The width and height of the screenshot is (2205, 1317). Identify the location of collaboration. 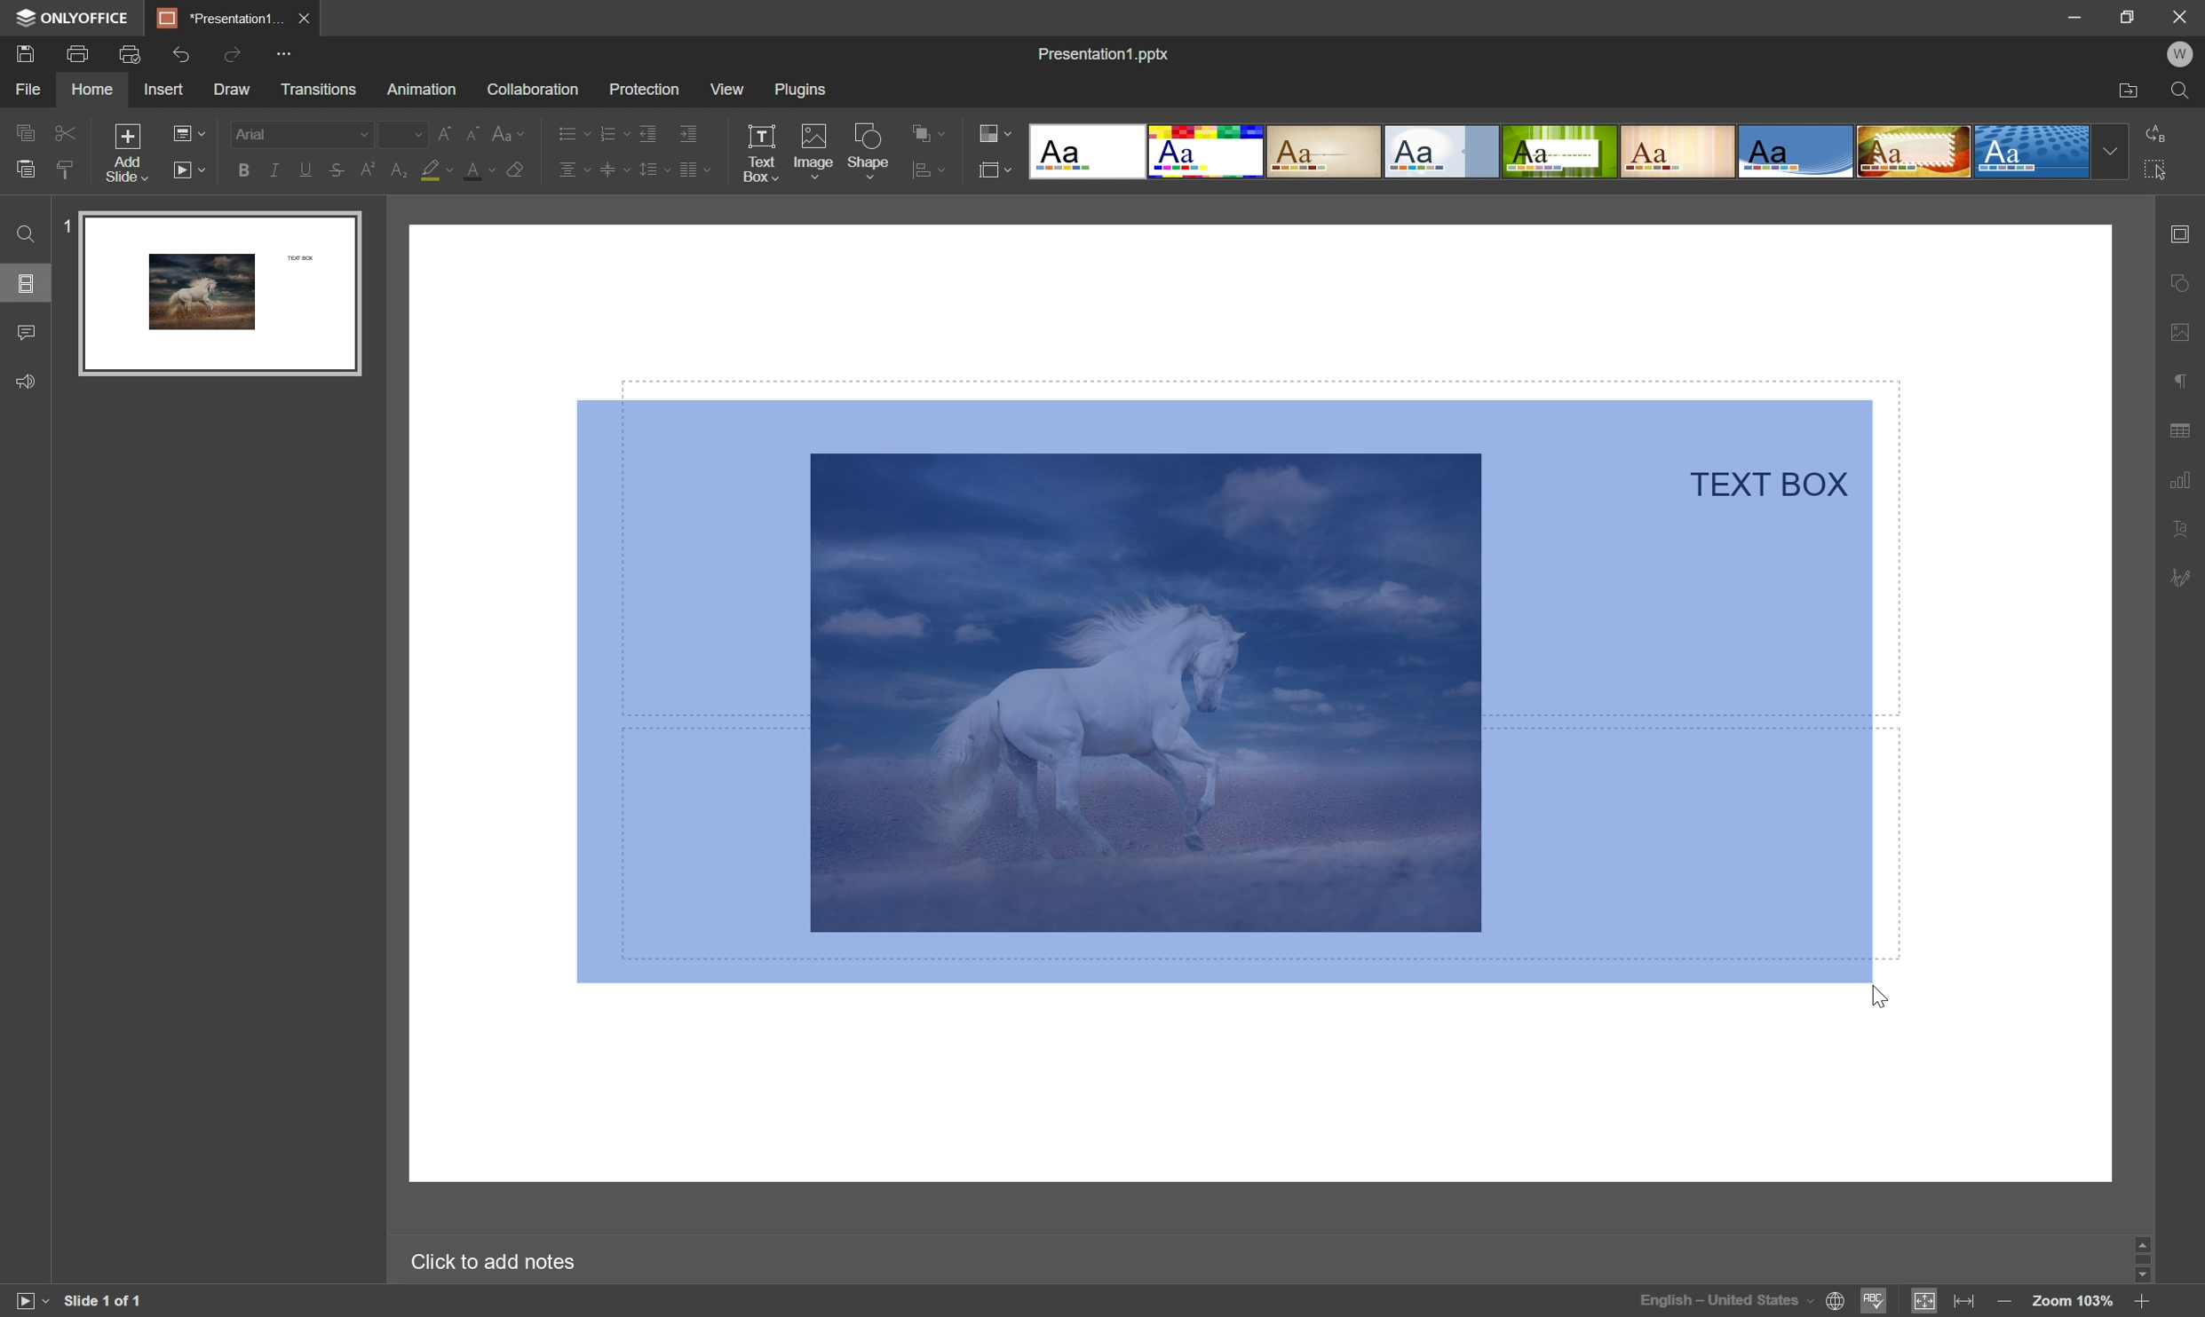
(536, 91).